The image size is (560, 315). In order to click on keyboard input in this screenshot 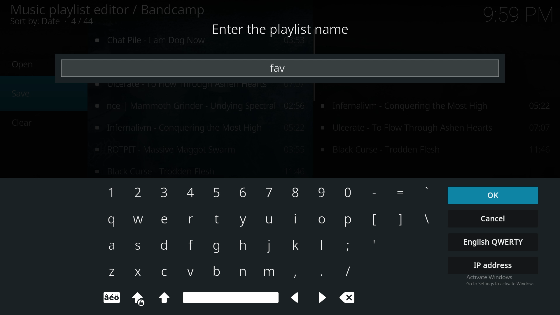, I will do `click(190, 219)`.